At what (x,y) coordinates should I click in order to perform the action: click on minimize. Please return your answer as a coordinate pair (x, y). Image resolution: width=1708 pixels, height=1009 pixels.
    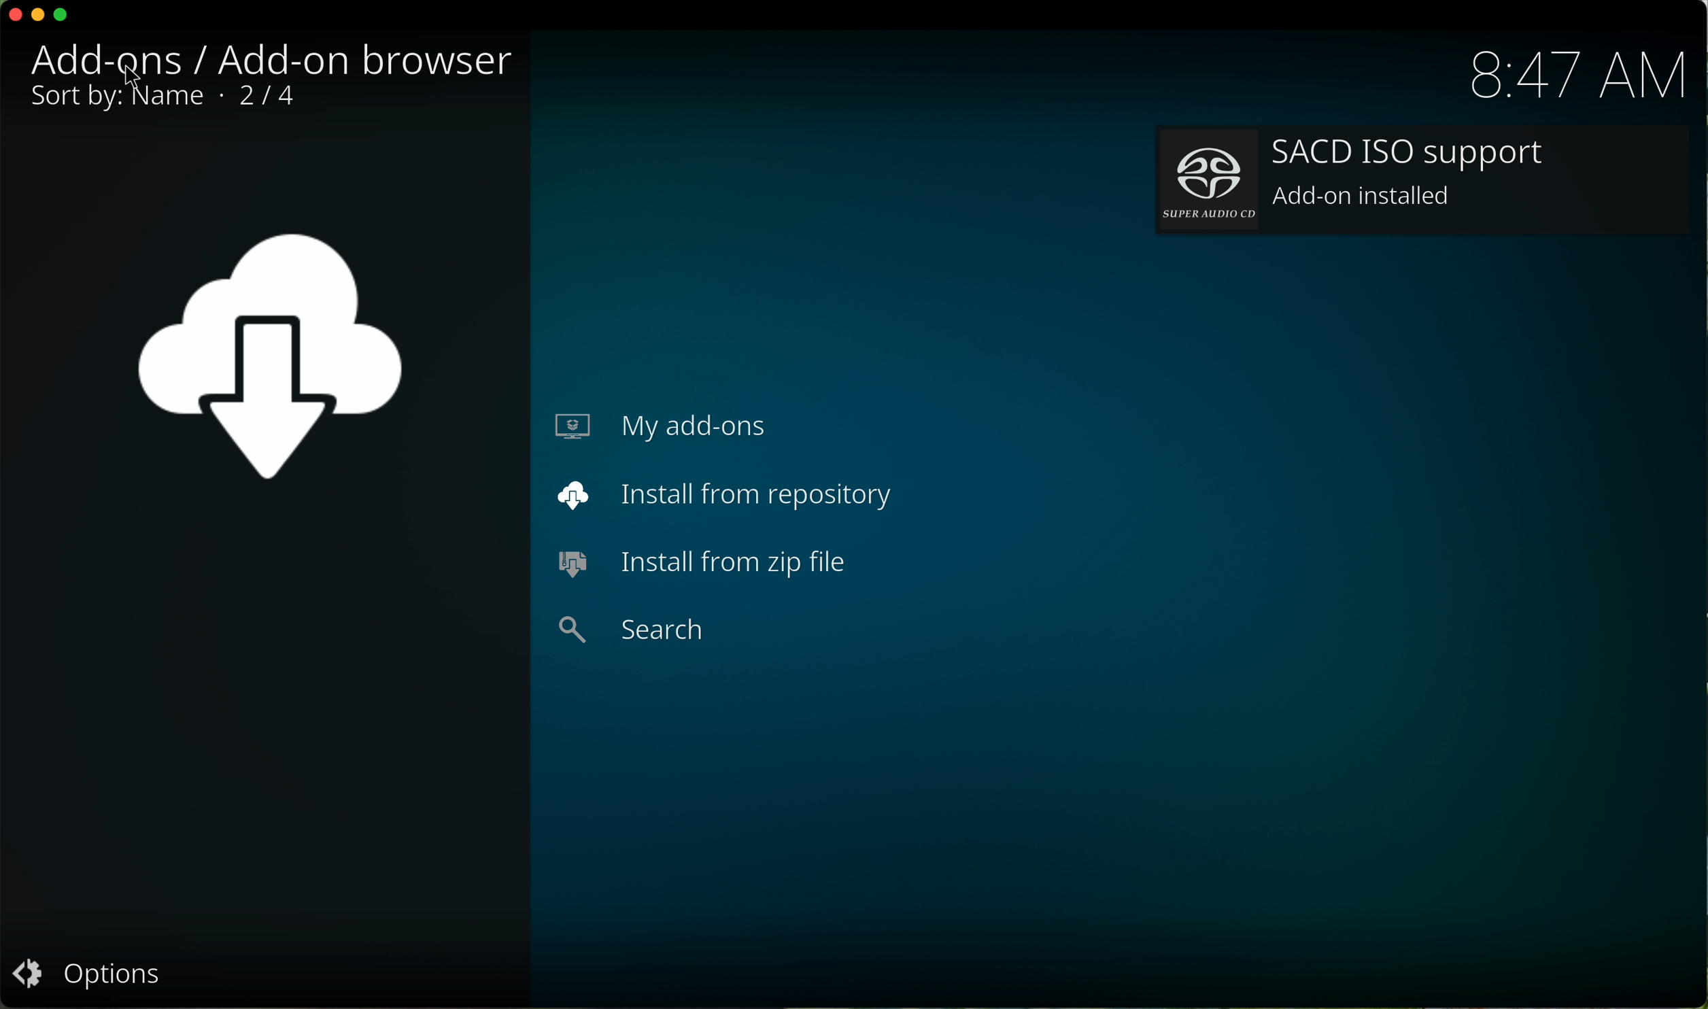
    Looking at the image, I should click on (39, 14).